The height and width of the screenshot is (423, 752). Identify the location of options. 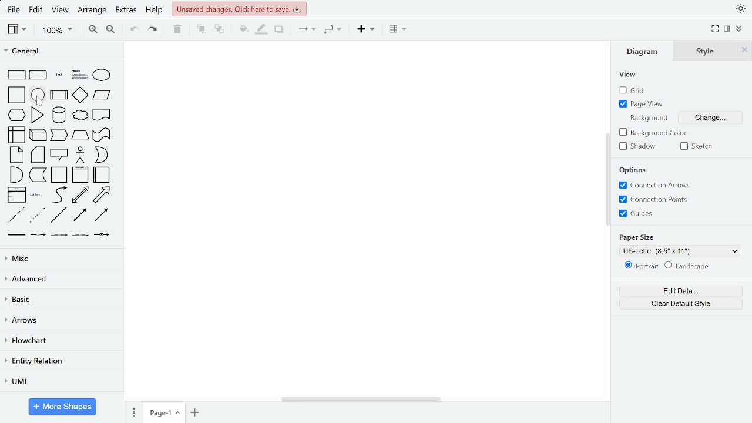
(633, 170).